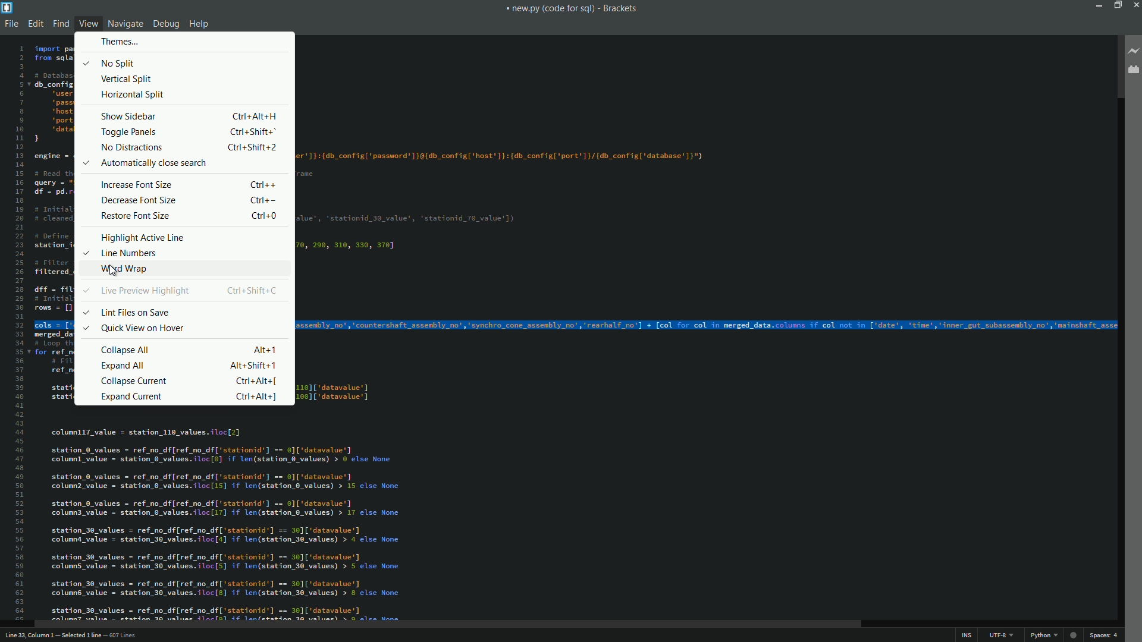 The height and width of the screenshot is (642, 1142). I want to click on keyboard shortcut, so click(255, 396).